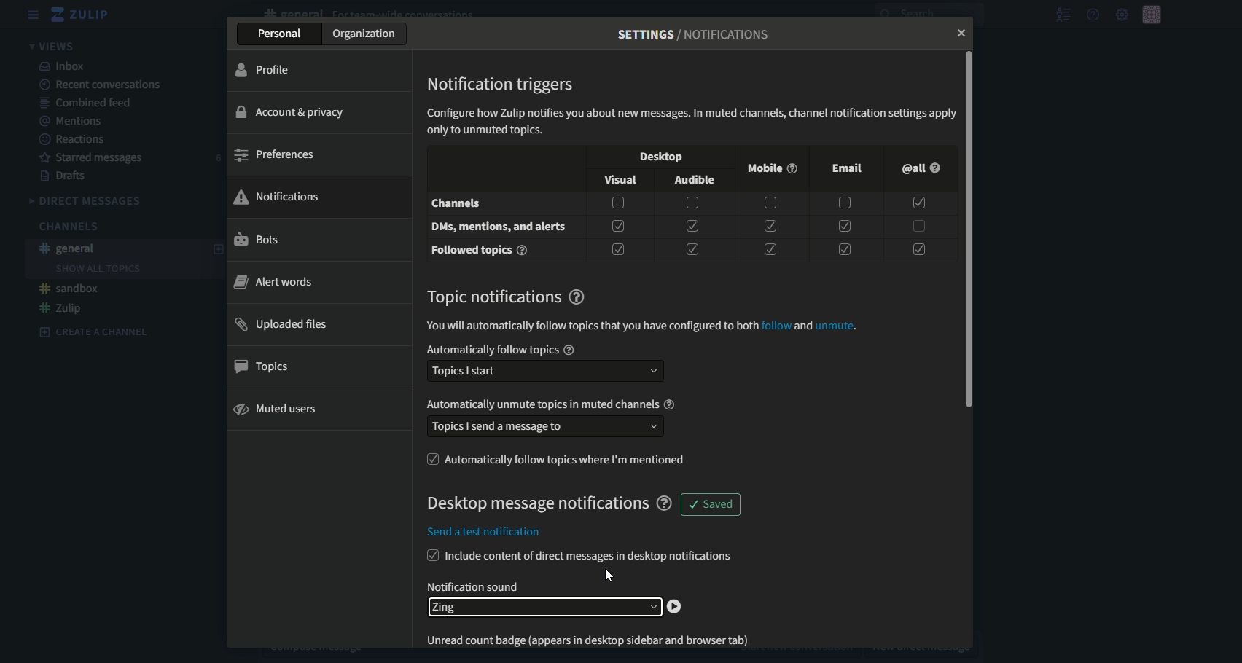 This screenshot has width=1242, height=663. Describe the element at coordinates (458, 203) in the screenshot. I see `channels` at that location.